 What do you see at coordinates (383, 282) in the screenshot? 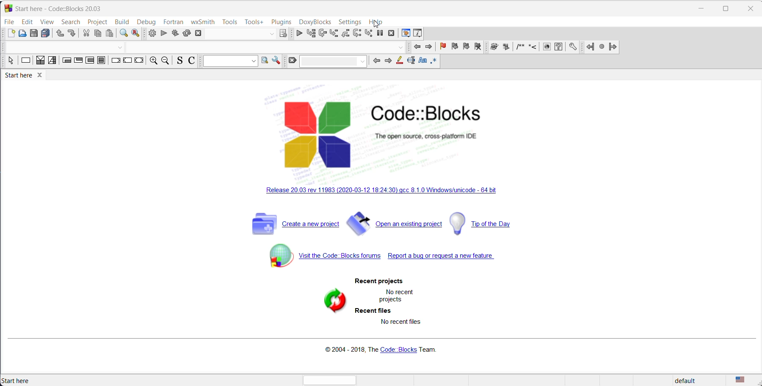
I see `recent projects` at bounding box center [383, 282].